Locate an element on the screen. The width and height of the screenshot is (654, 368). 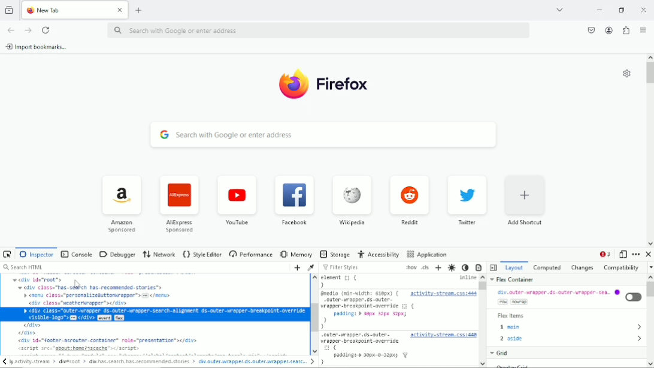
Search with google or enter address is located at coordinates (323, 135).